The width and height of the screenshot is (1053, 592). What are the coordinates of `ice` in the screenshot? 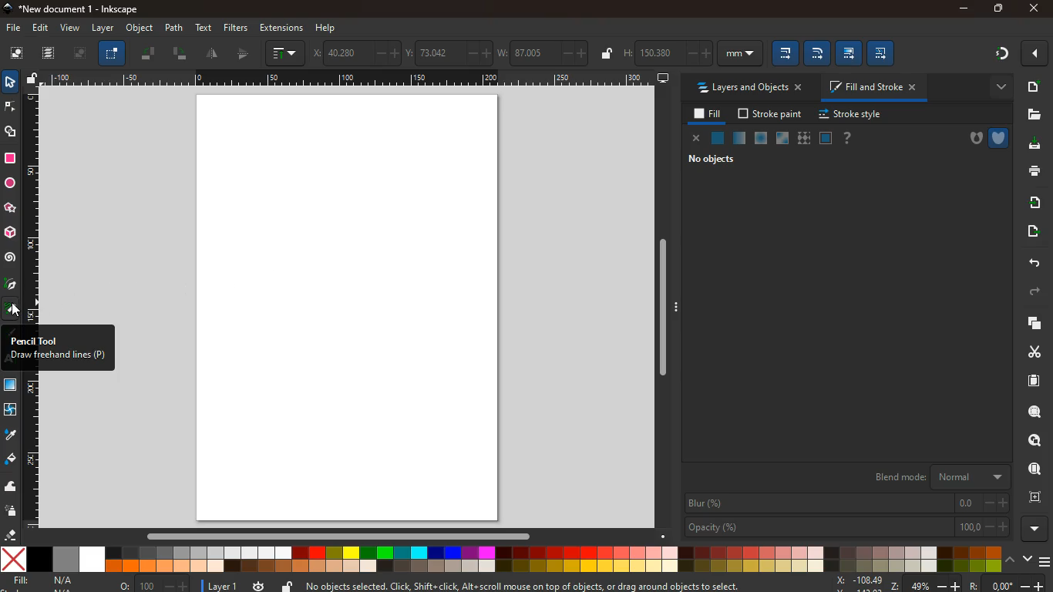 It's located at (762, 139).